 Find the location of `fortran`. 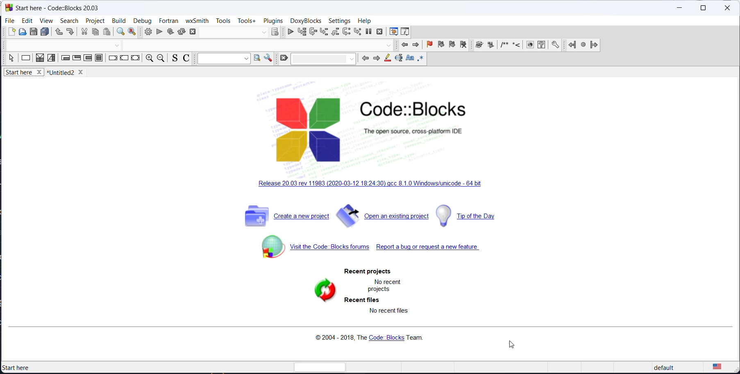

fortran is located at coordinates (168, 20).